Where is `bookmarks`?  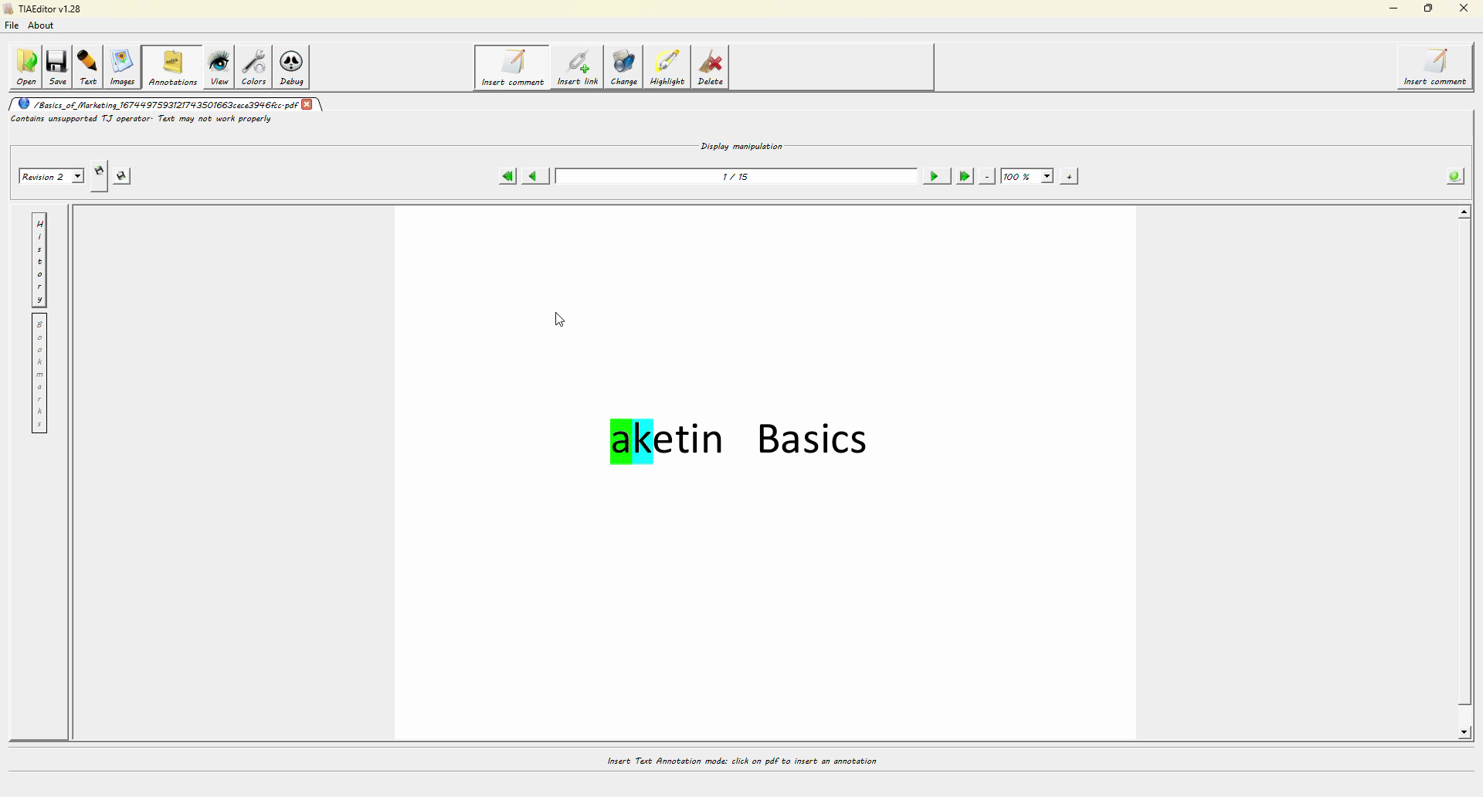 bookmarks is located at coordinates (39, 374).